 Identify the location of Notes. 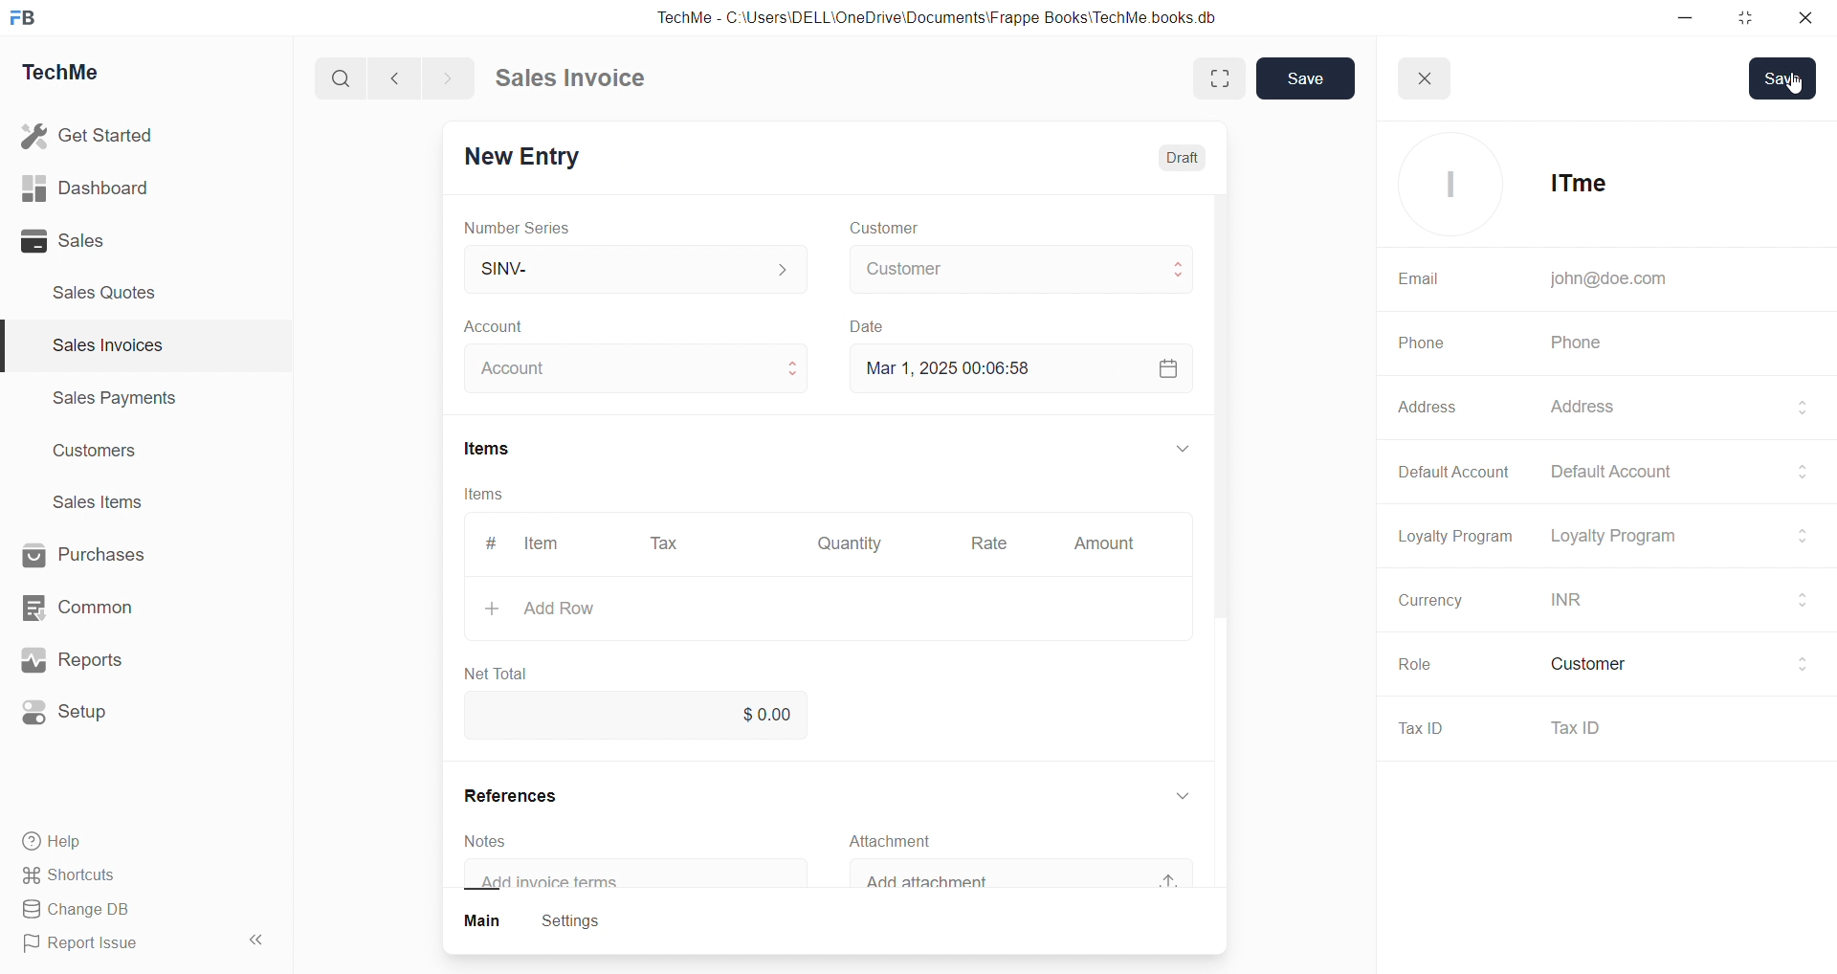
(491, 840).